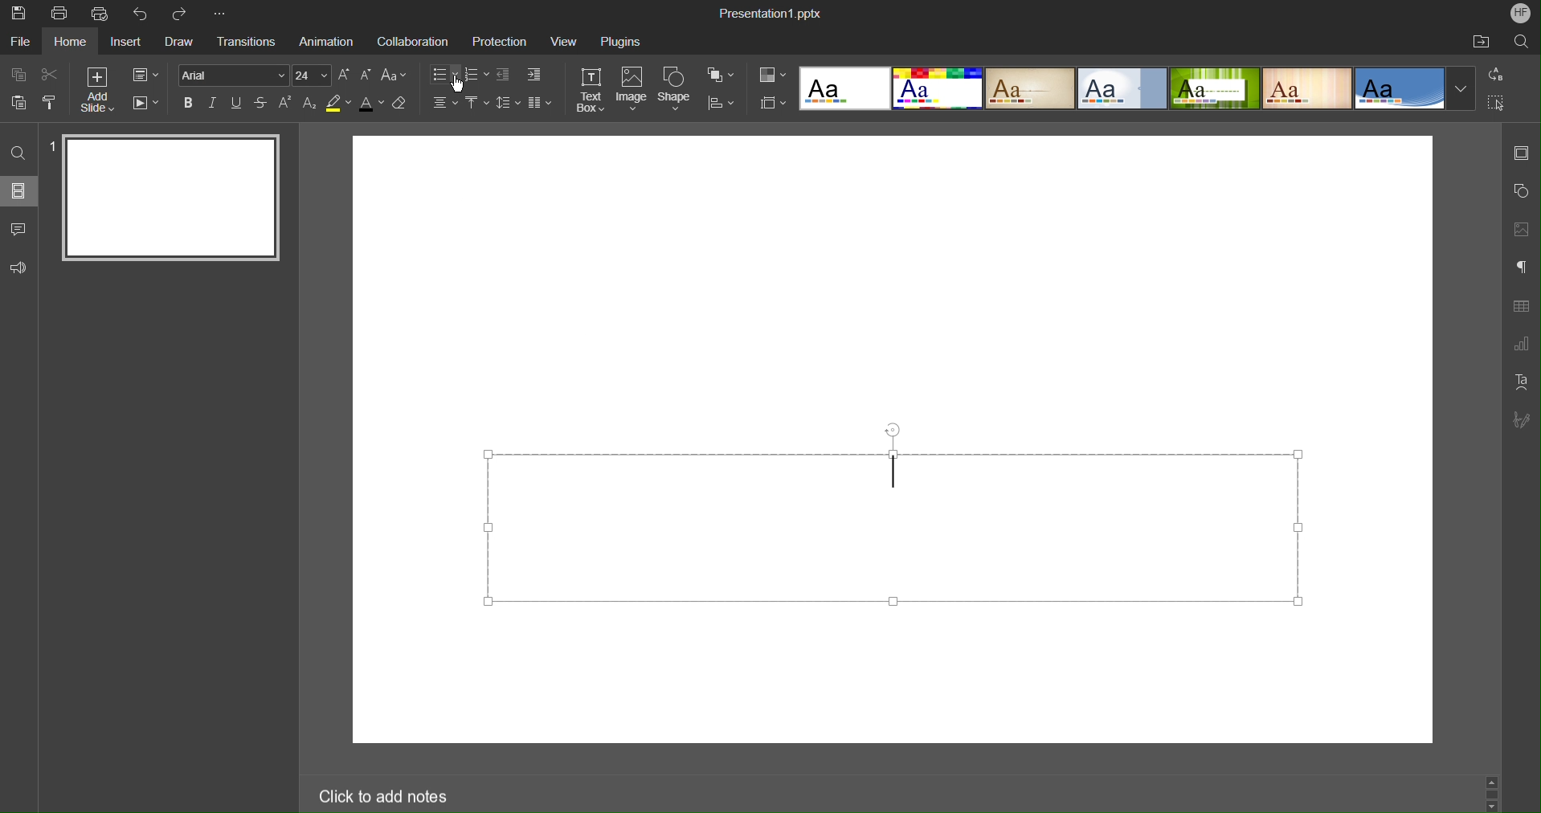 This screenshot has height=813, width=1541. What do you see at coordinates (71, 43) in the screenshot?
I see `Home` at bounding box center [71, 43].